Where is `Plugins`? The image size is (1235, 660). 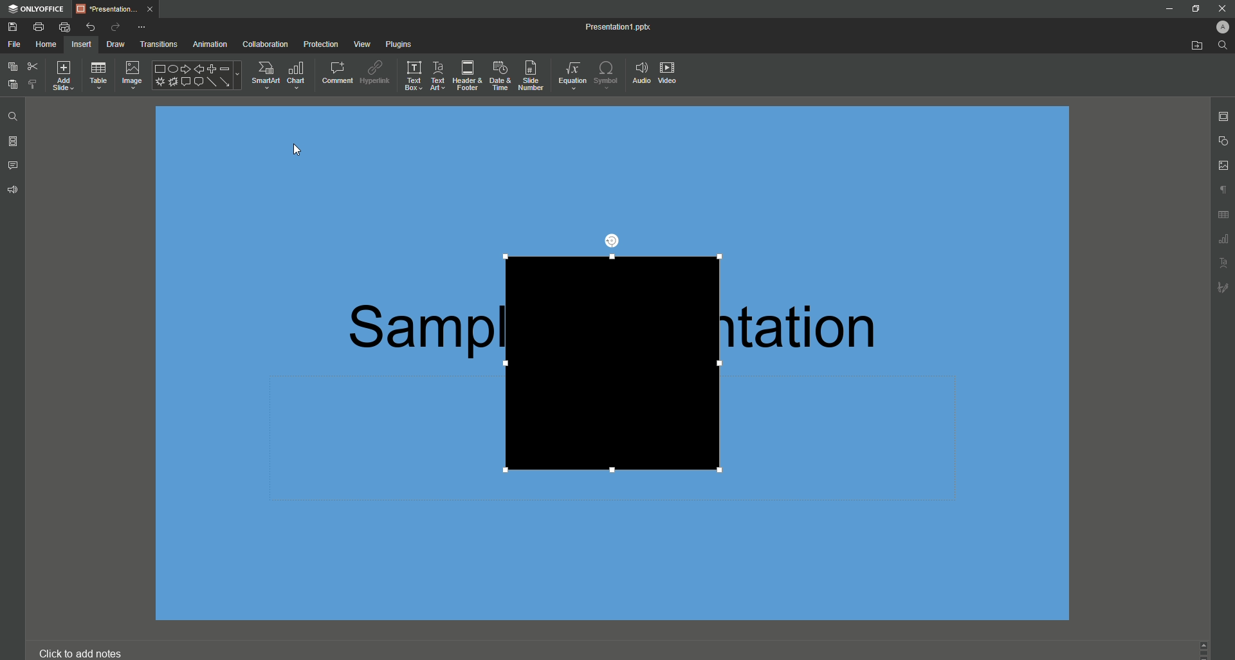
Plugins is located at coordinates (397, 42).